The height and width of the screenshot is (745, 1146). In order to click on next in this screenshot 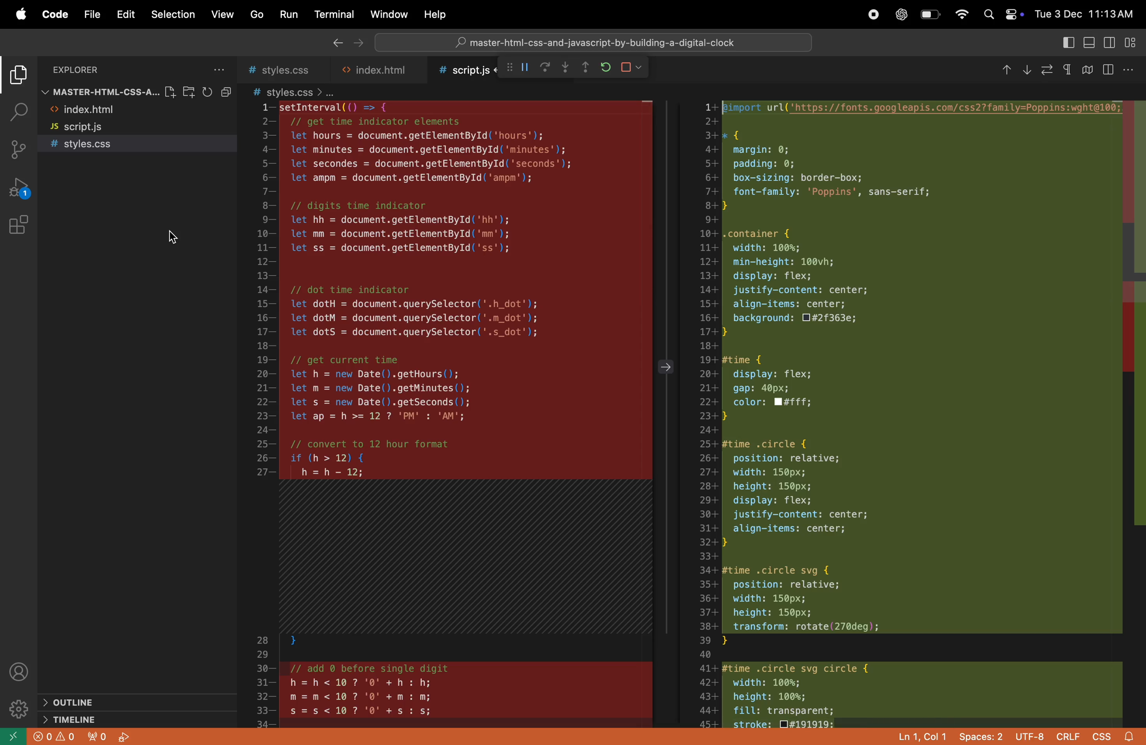, I will do `click(358, 44)`.